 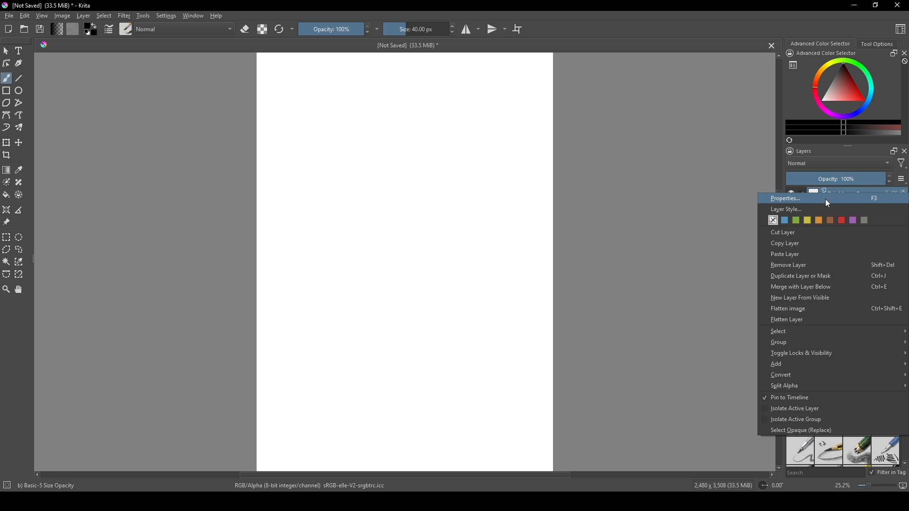 What do you see at coordinates (839, 163) in the screenshot?
I see `Normal` at bounding box center [839, 163].